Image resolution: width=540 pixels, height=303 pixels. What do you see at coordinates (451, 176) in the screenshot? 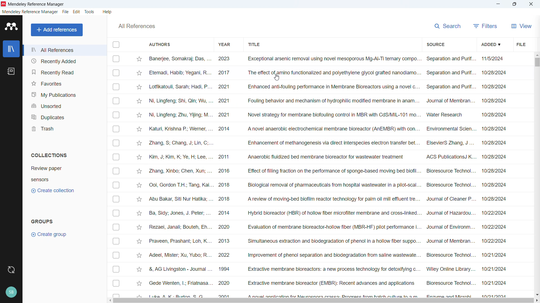
I see `Source of individual entries ` at bounding box center [451, 176].